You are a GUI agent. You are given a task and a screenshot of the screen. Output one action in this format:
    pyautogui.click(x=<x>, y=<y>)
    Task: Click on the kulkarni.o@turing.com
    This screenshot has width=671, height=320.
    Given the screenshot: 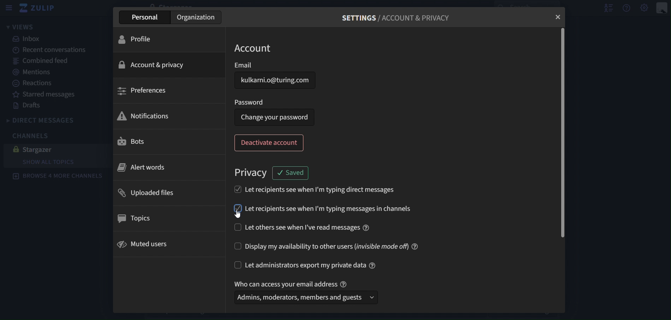 What is the action you would take?
    pyautogui.click(x=280, y=81)
    